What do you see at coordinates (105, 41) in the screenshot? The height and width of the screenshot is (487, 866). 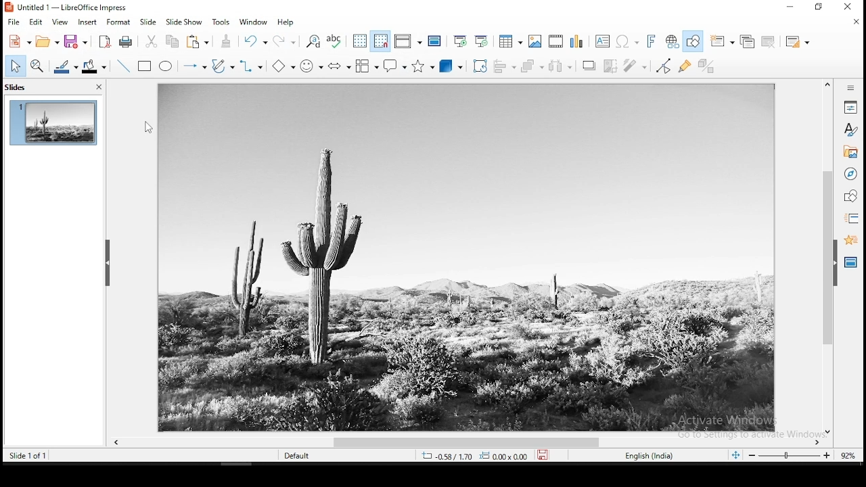 I see `acrobat as pdf` at bounding box center [105, 41].